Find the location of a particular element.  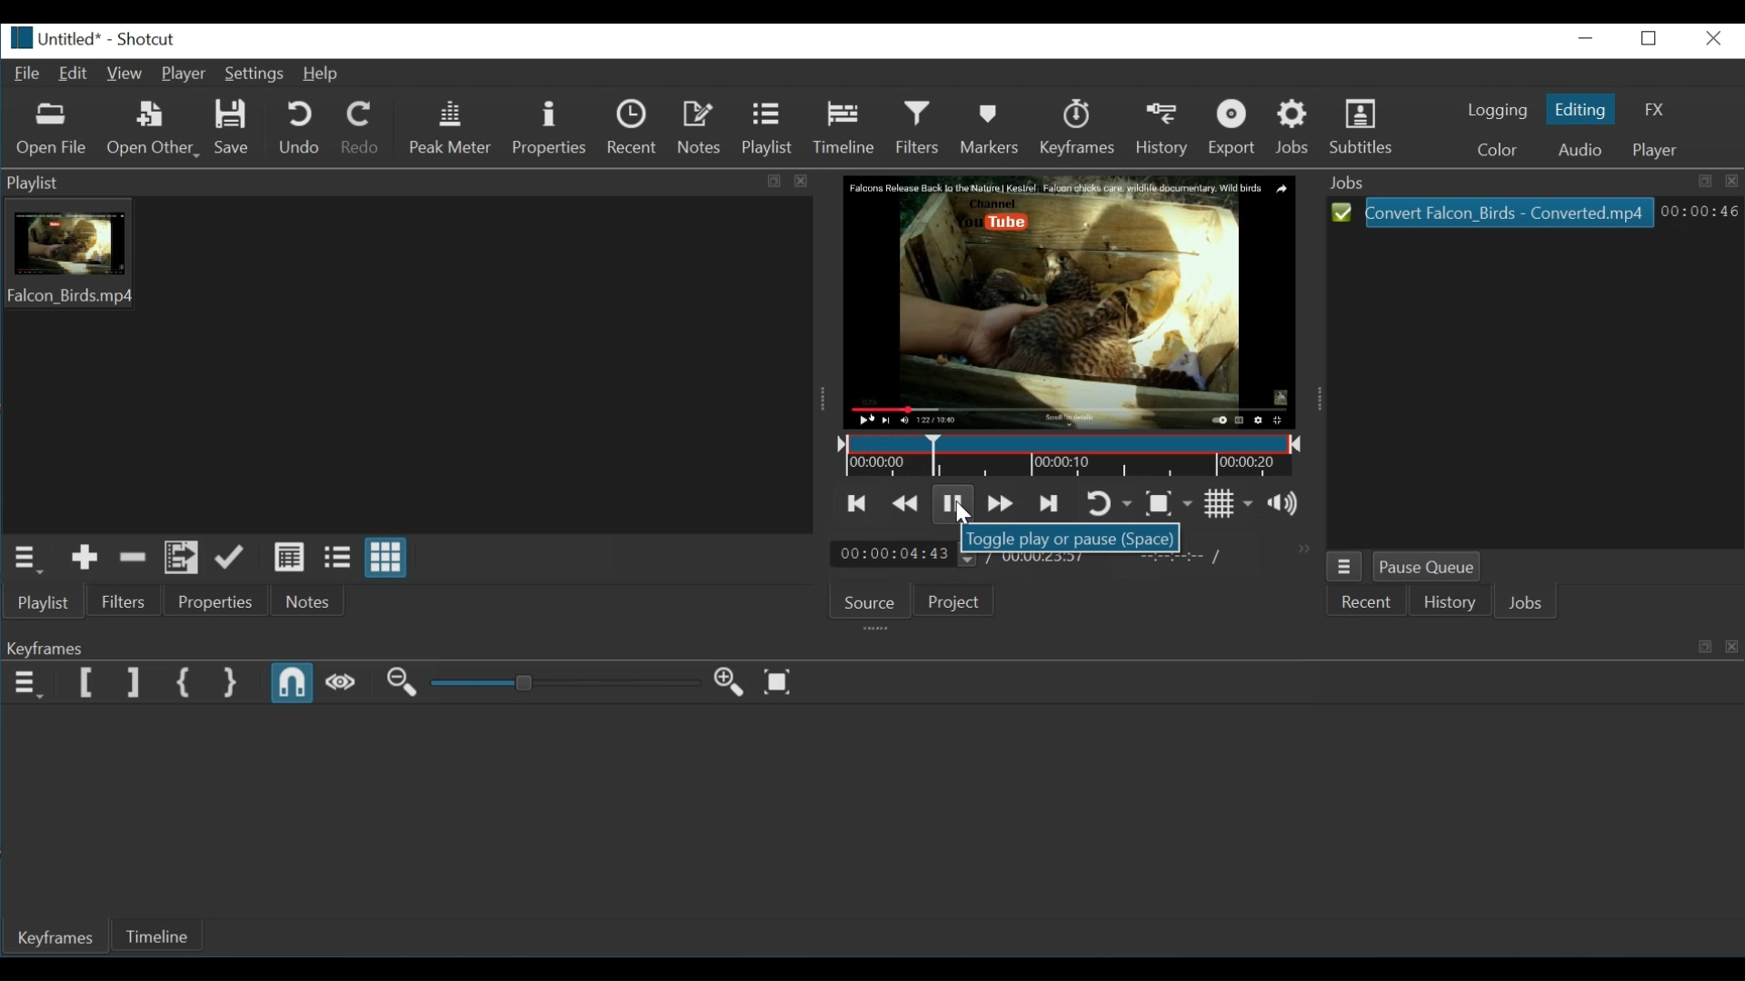

Properties is located at coordinates (214, 601).